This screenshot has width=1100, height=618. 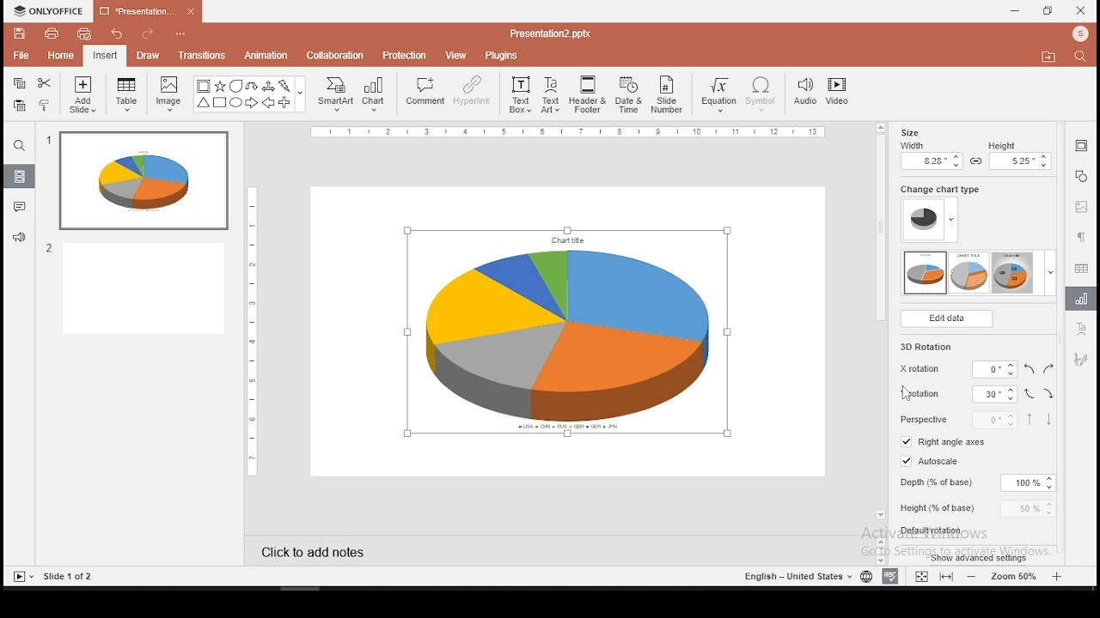 I want to click on hyperlink, so click(x=470, y=92).